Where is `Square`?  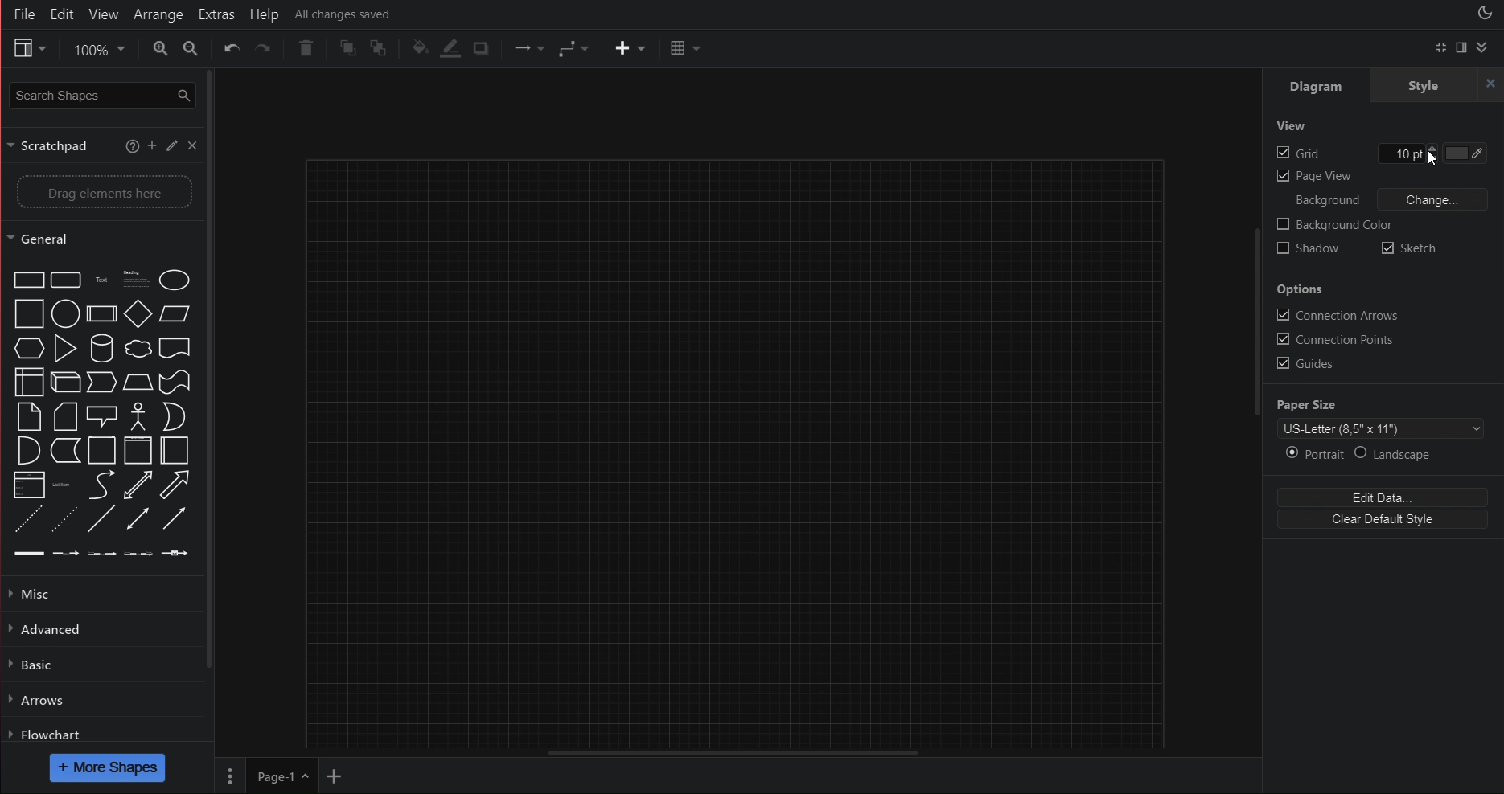
Square is located at coordinates (99, 312).